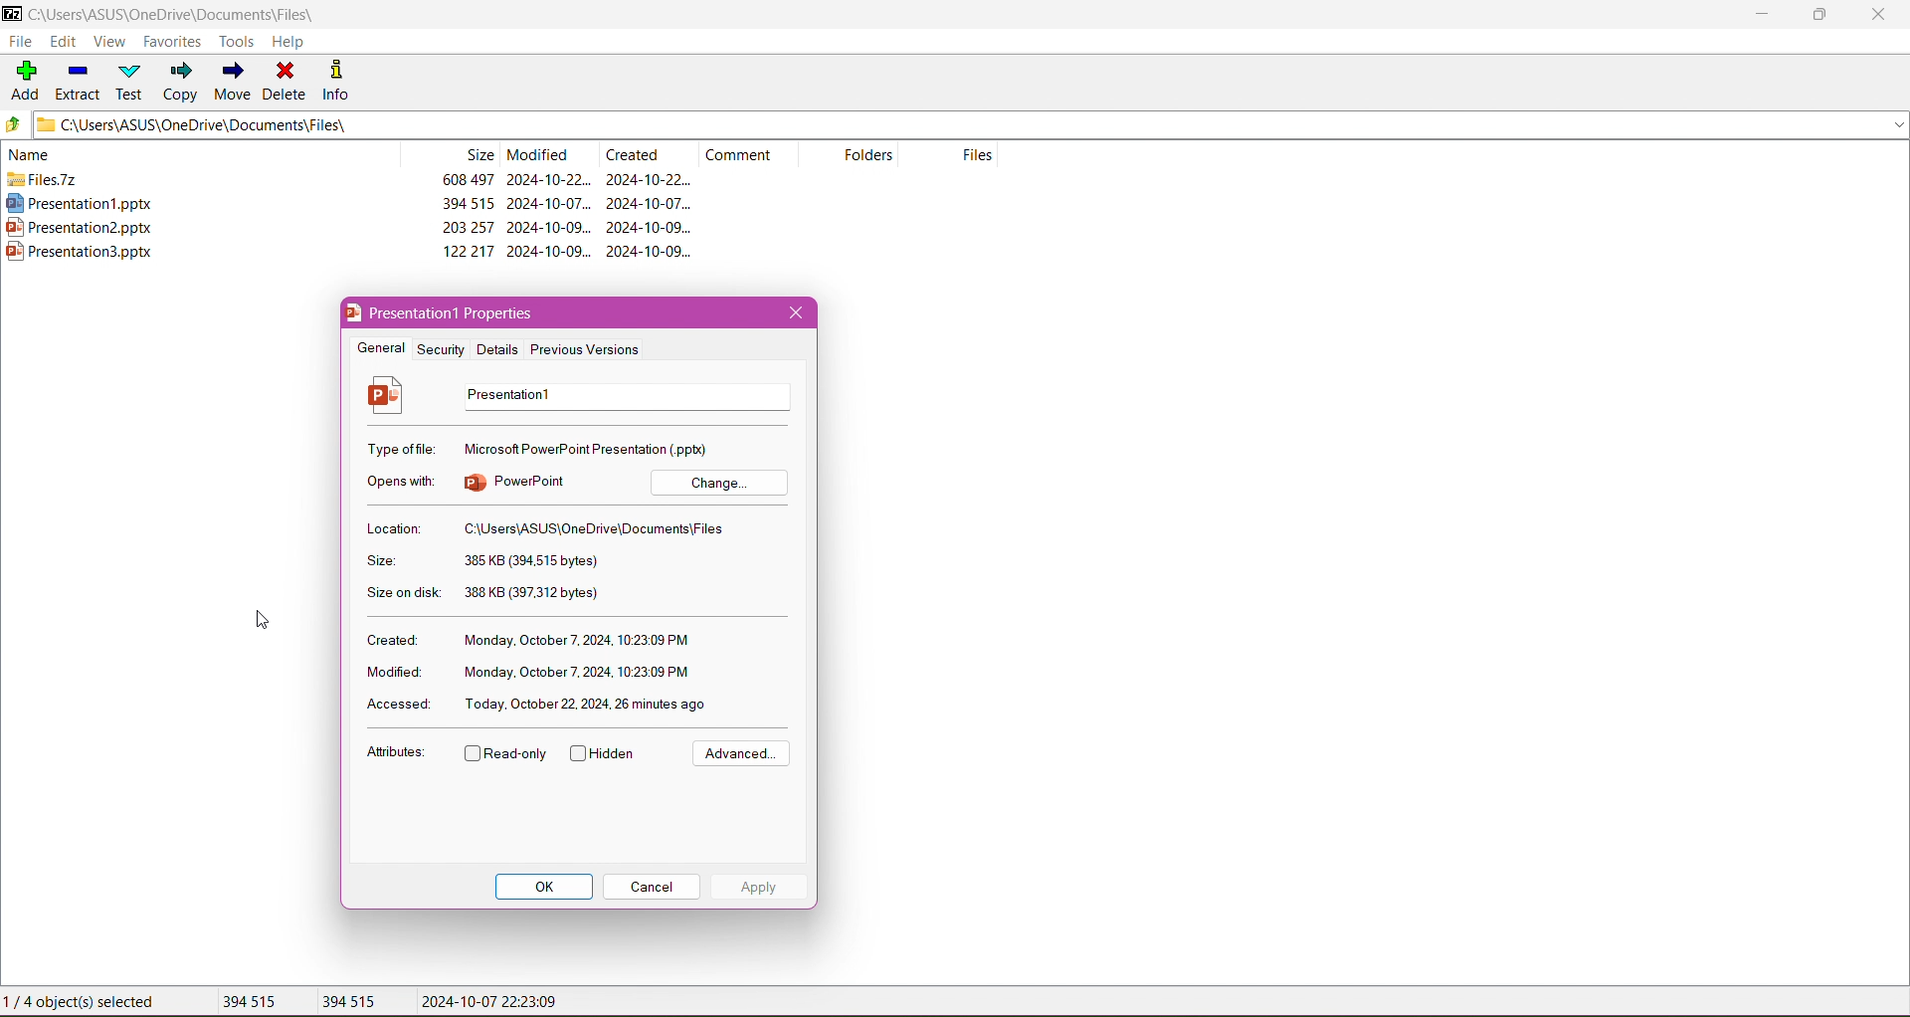 The width and height of the screenshot is (1910, 1017). What do you see at coordinates (539, 154) in the screenshot?
I see `modified` at bounding box center [539, 154].